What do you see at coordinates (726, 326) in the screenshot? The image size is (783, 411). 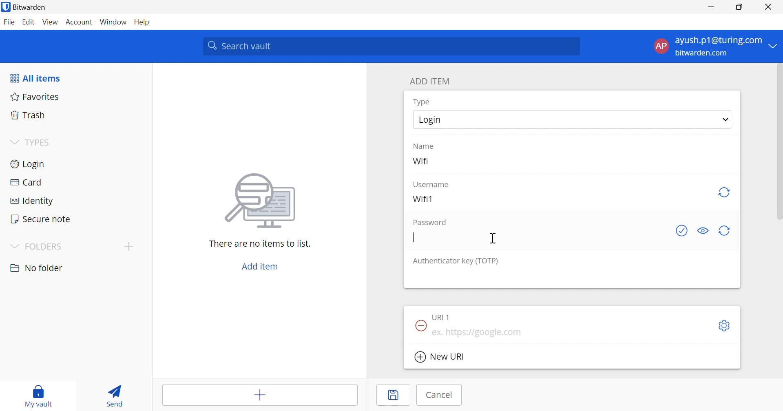 I see `Settings` at bounding box center [726, 326].